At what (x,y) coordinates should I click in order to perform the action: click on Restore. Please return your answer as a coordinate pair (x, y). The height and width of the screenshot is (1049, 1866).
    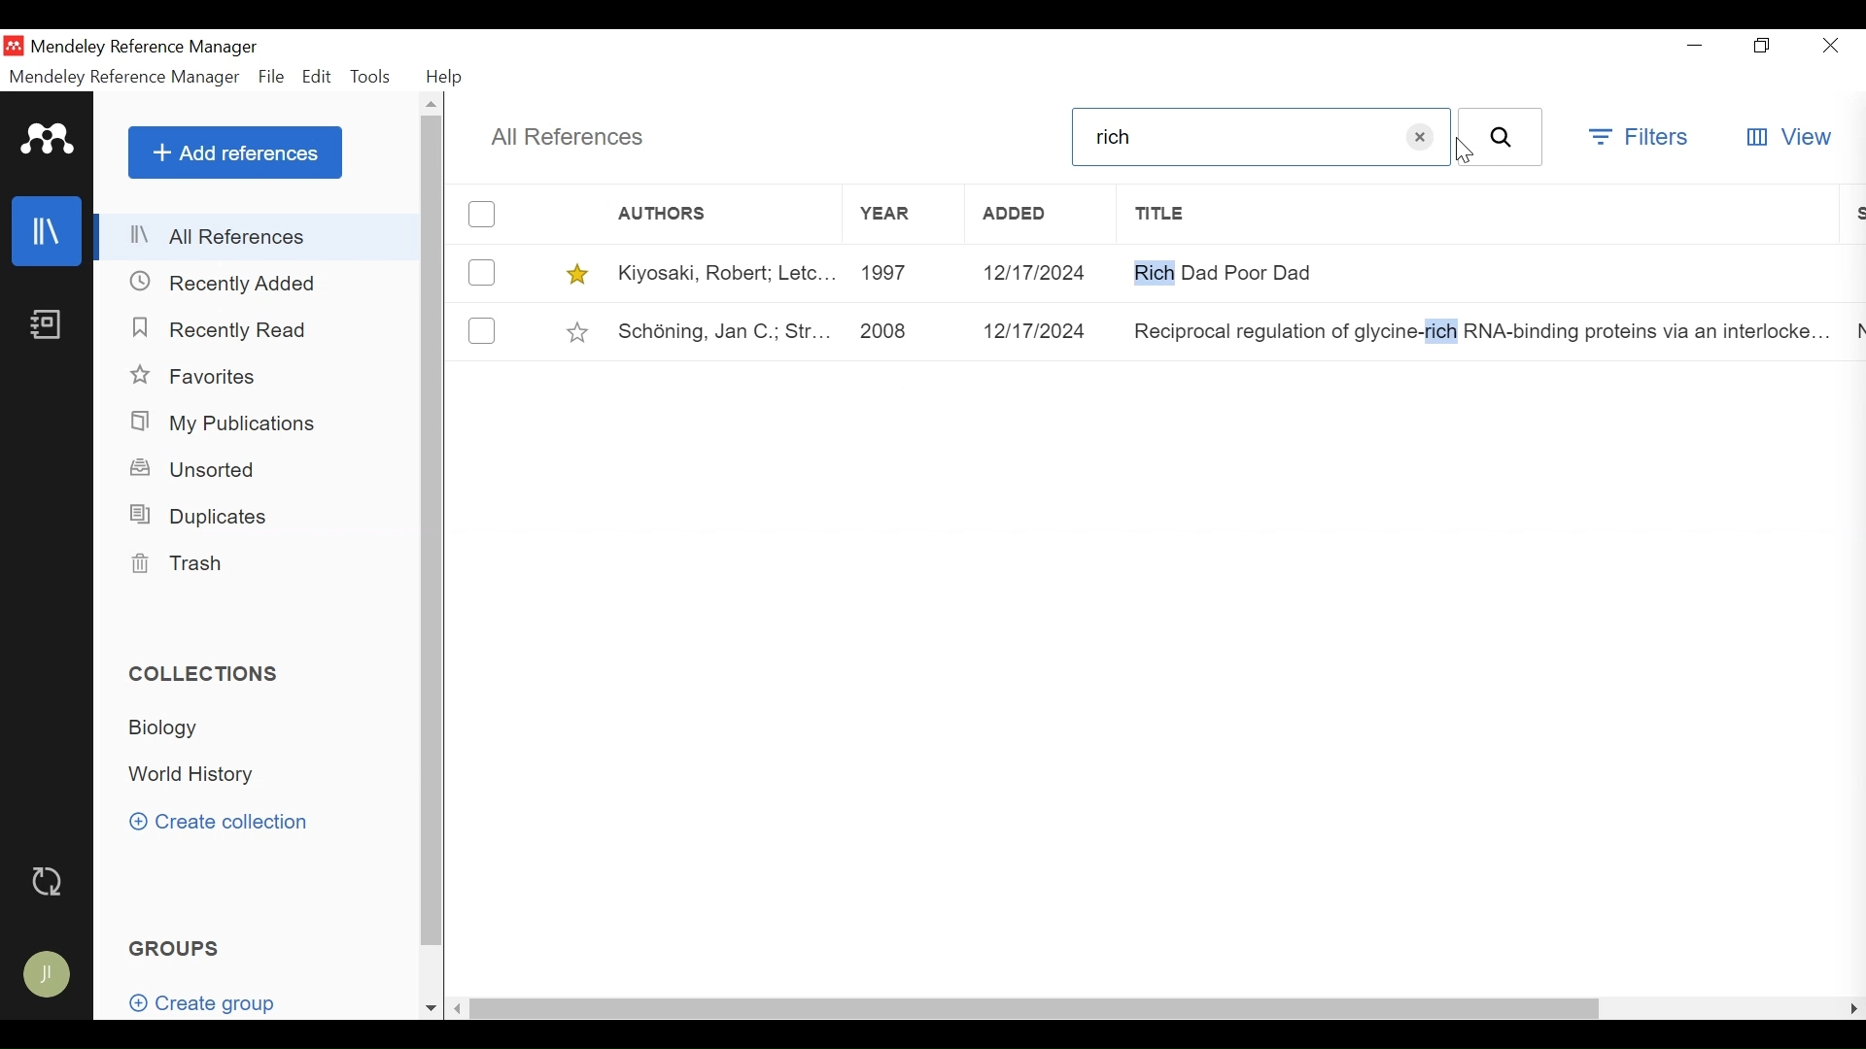
    Looking at the image, I should click on (1762, 46).